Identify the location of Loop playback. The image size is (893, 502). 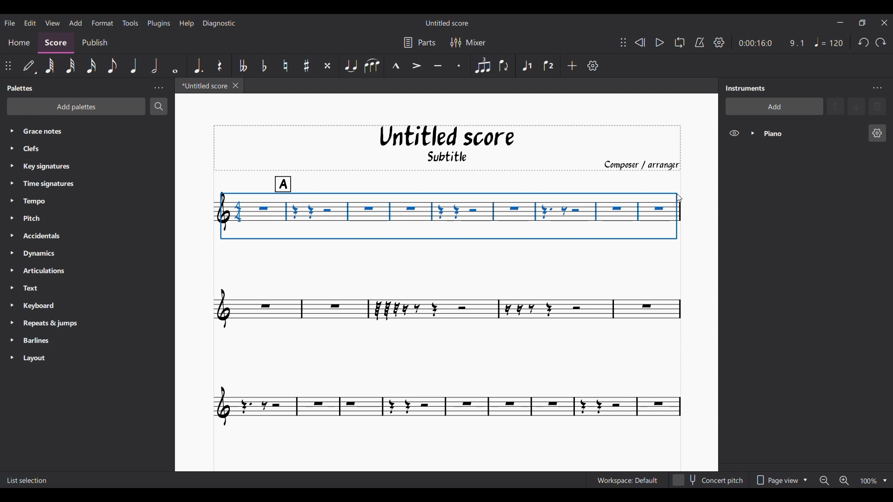
(680, 42).